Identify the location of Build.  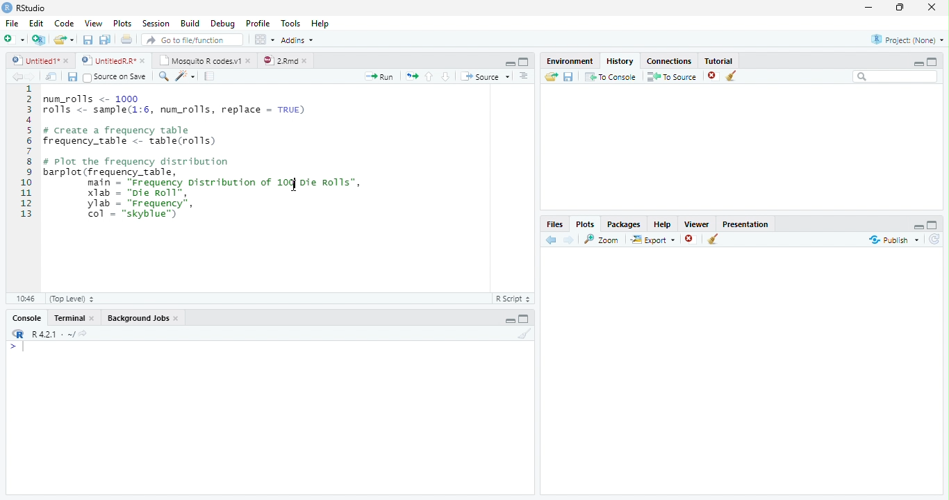
(191, 23).